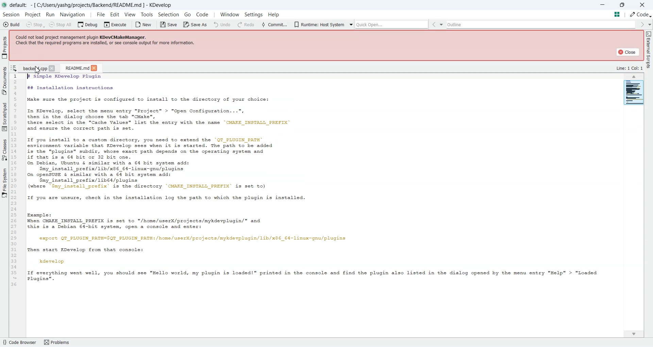  I want to click on Build, so click(11, 24).